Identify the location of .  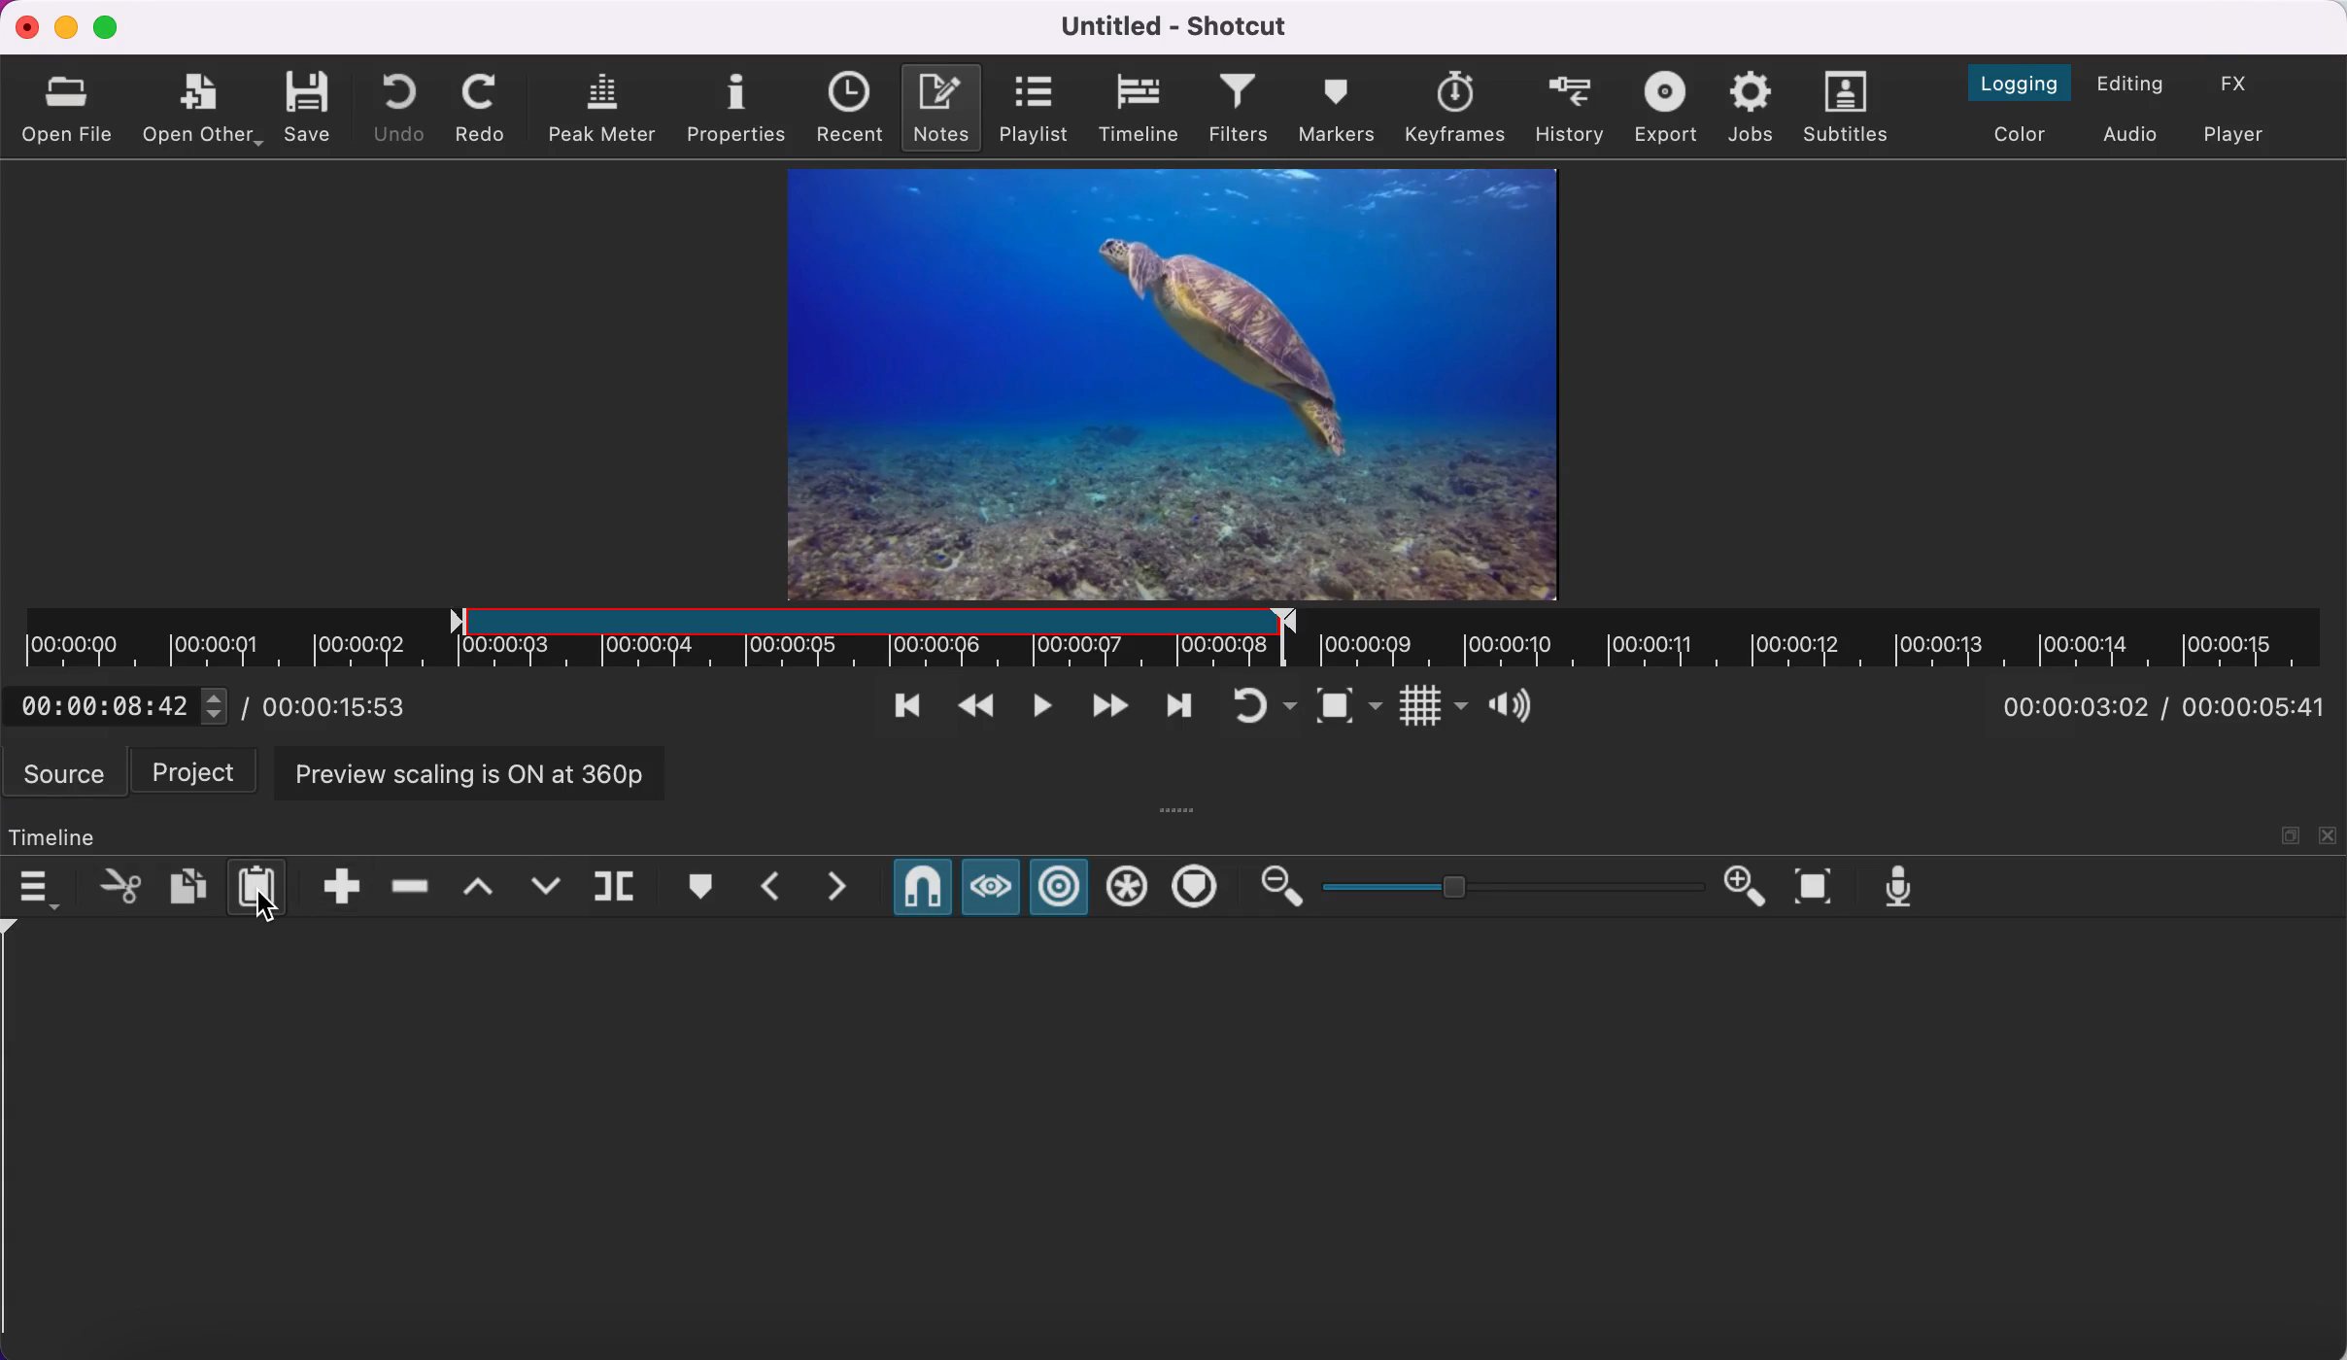
(1432, 706).